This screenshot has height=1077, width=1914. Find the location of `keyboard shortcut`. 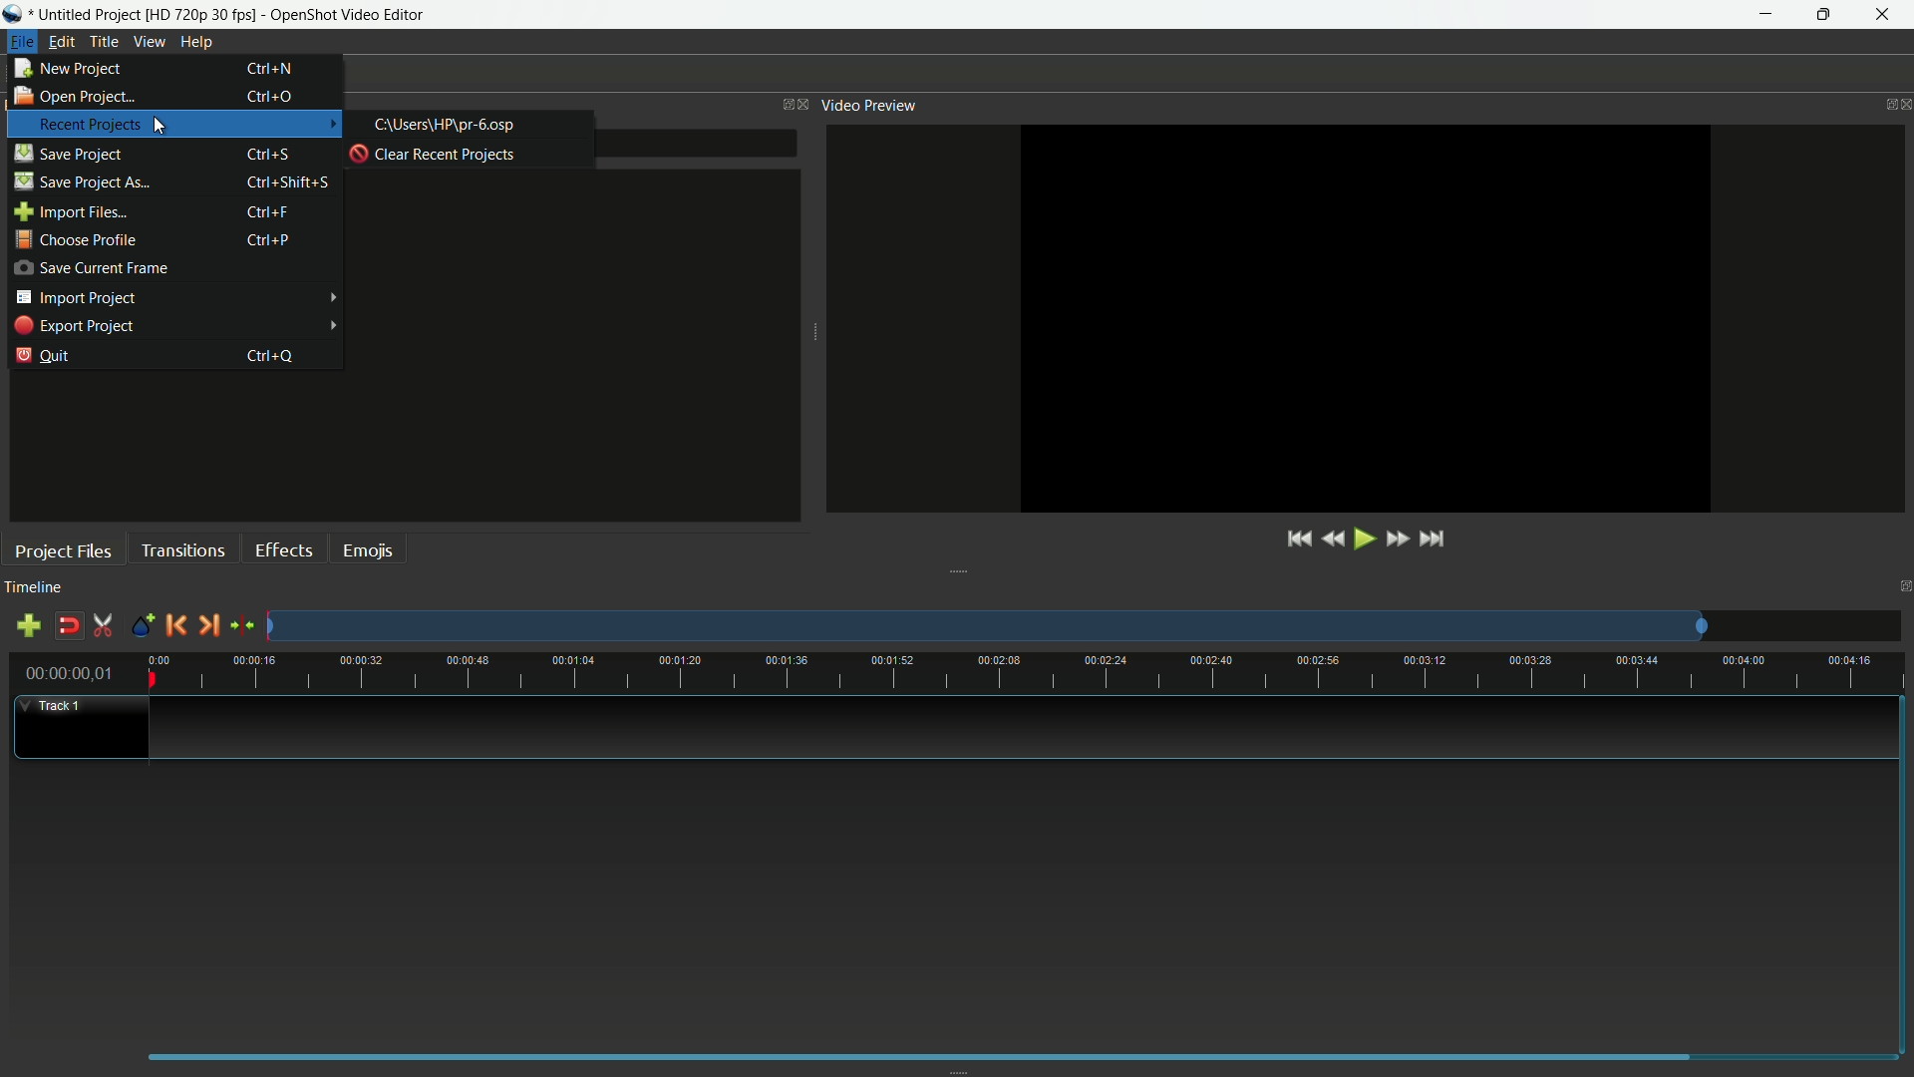

keyboard shortcut is located at coordinates (272, 69).